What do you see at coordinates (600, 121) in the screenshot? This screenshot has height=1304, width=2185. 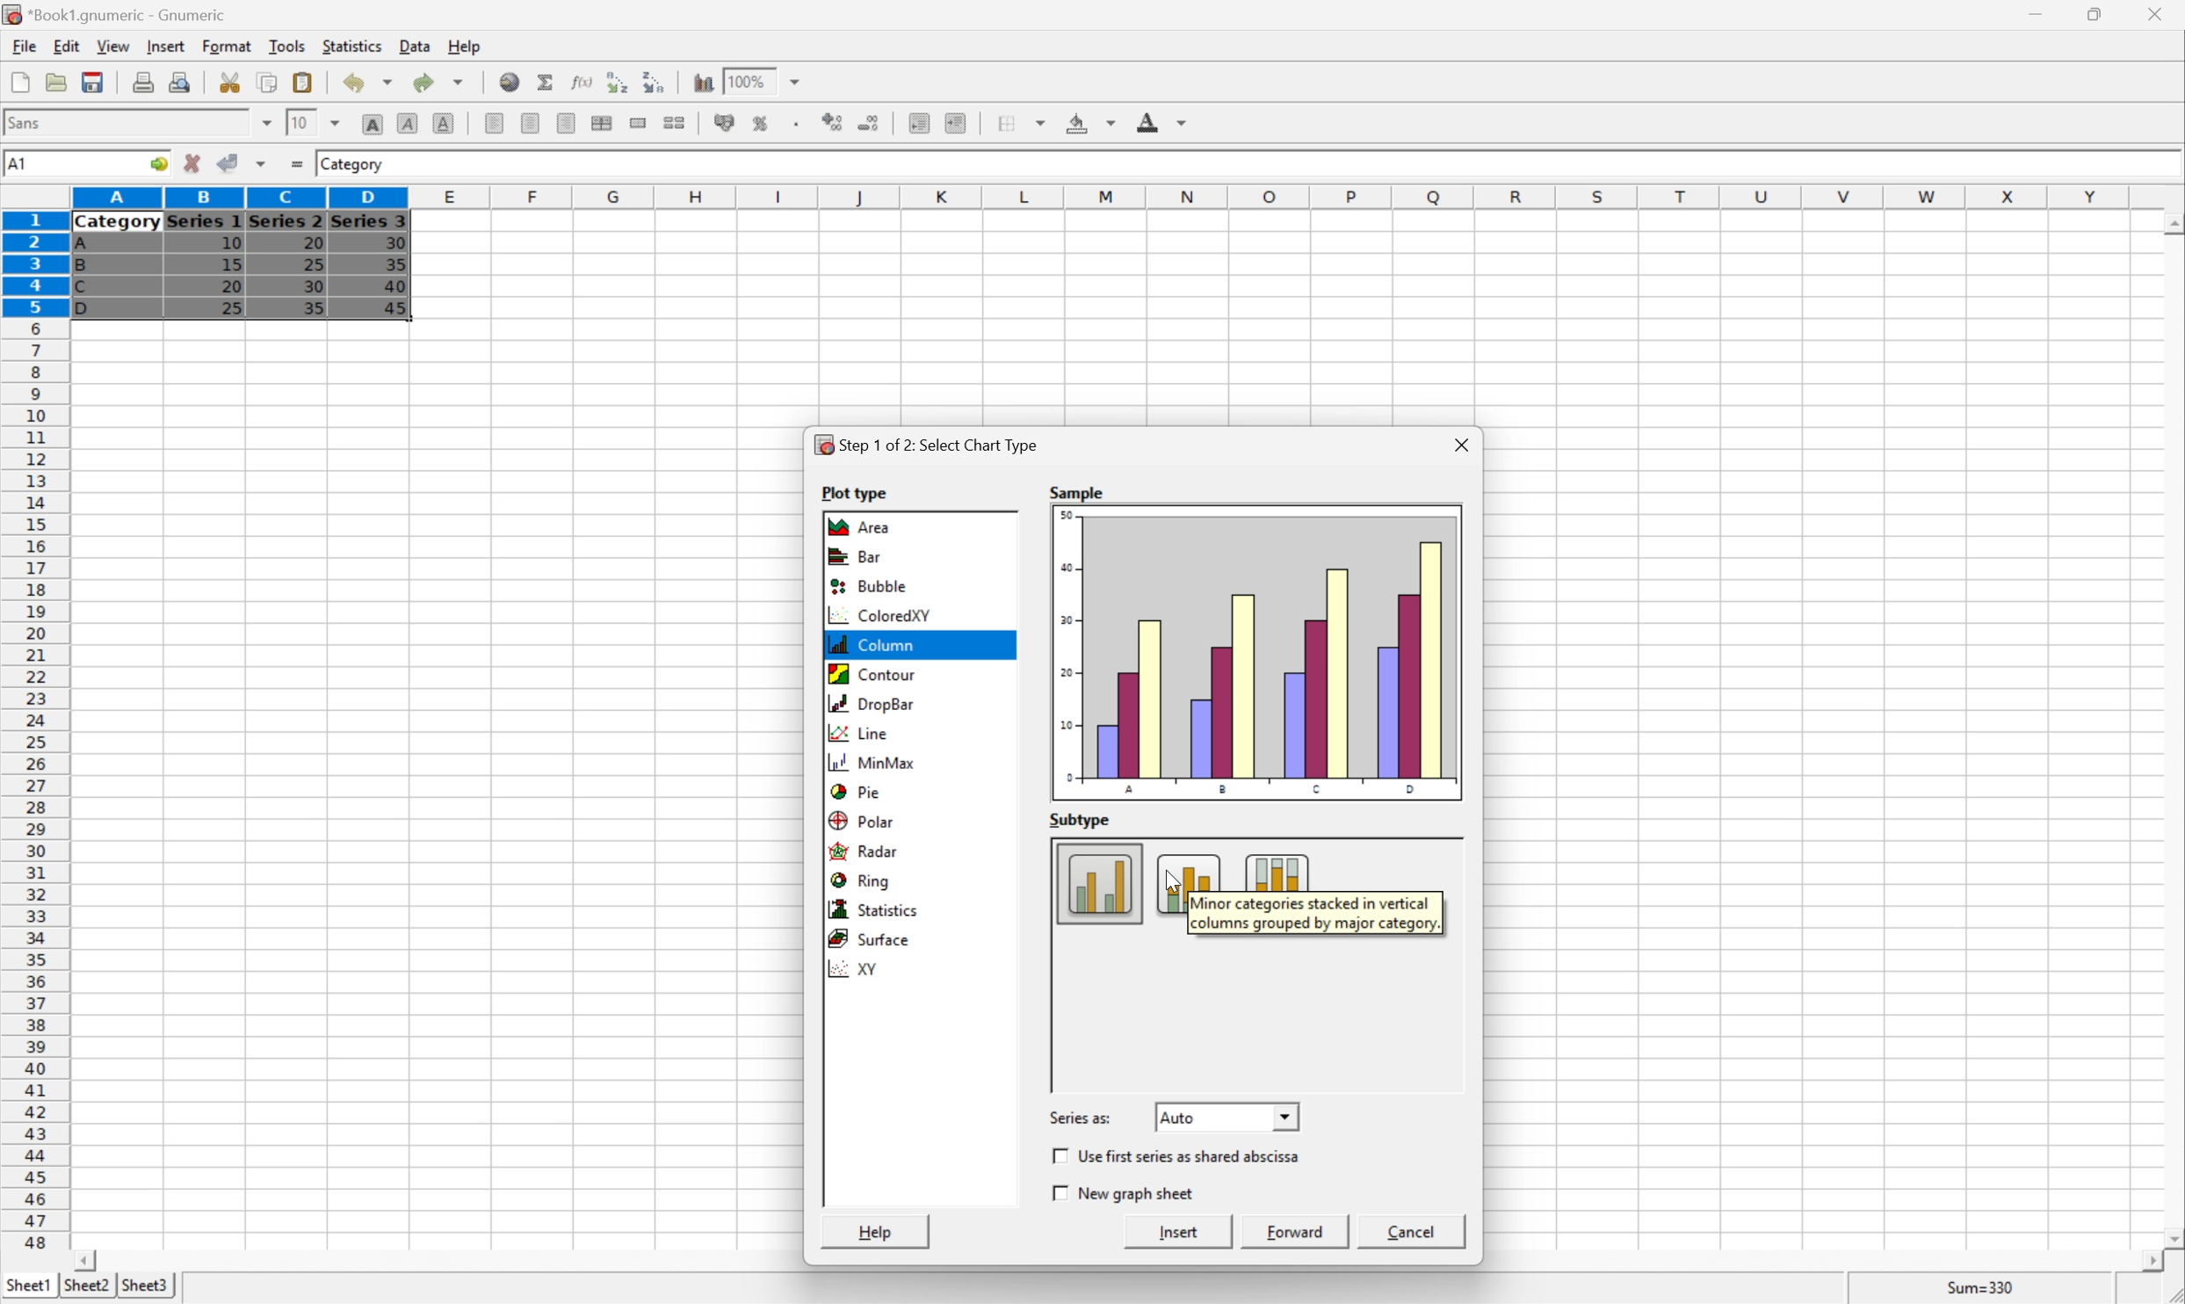 I see `Center horizontally across selection` at bounding box center [600, 121].